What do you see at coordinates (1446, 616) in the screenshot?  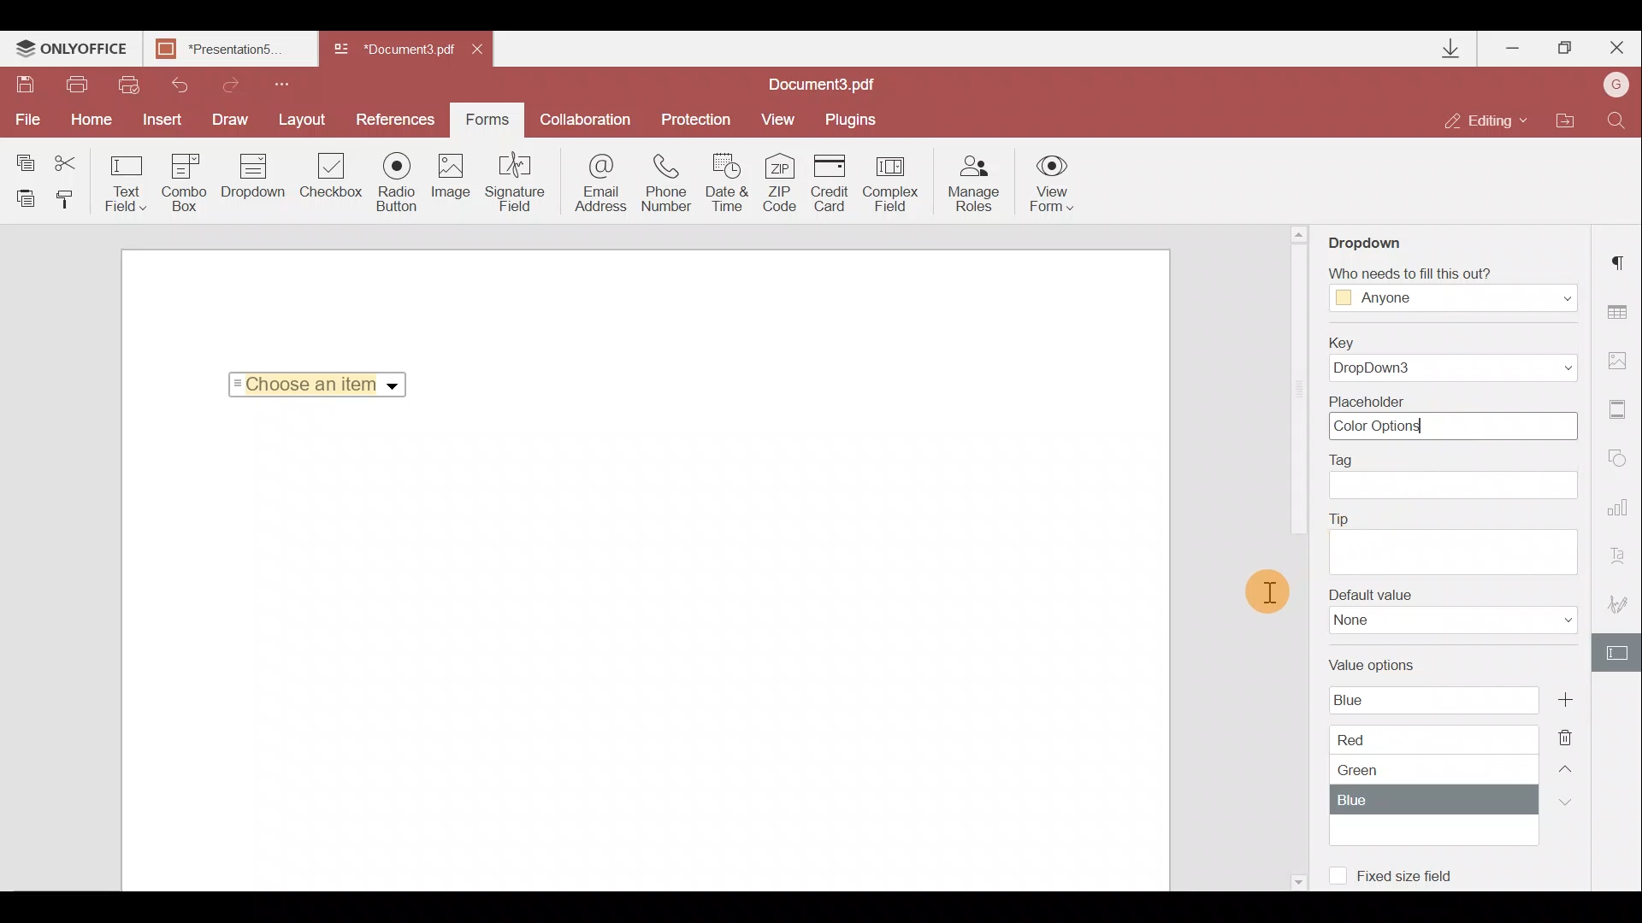 I see `Default value` at bounding box center [1446, 616].